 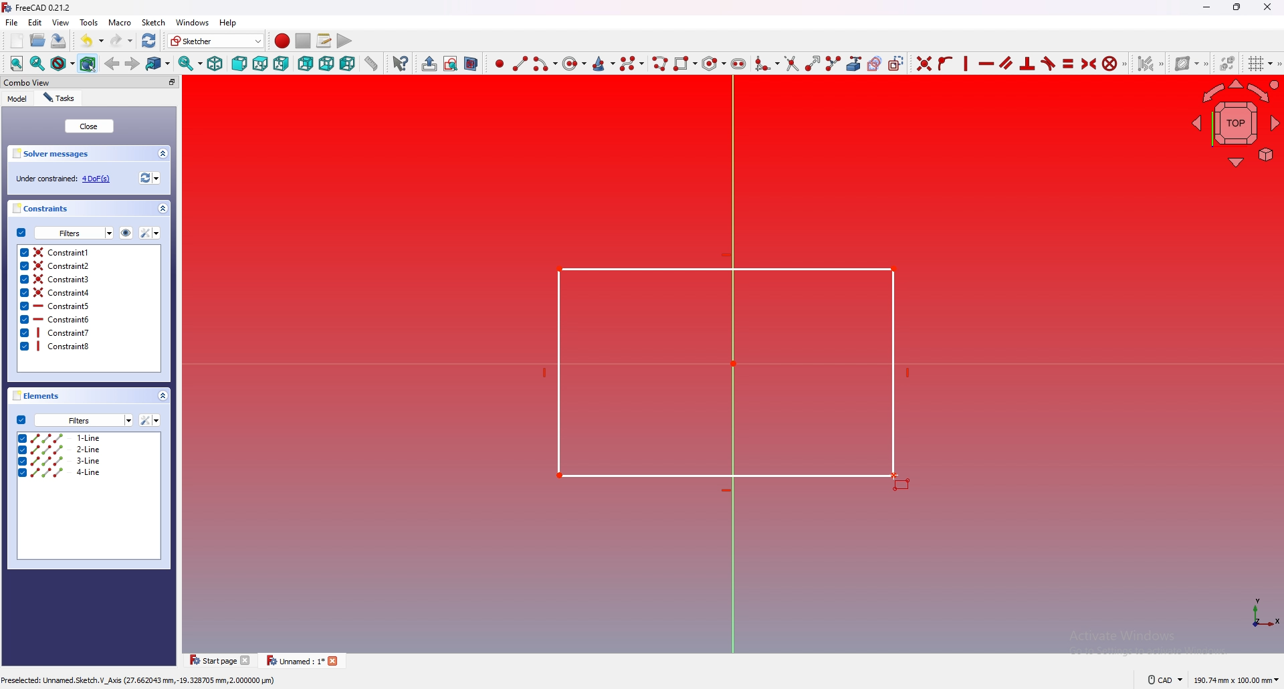 I want to click on constraint 6, so click(x=88, y=319).